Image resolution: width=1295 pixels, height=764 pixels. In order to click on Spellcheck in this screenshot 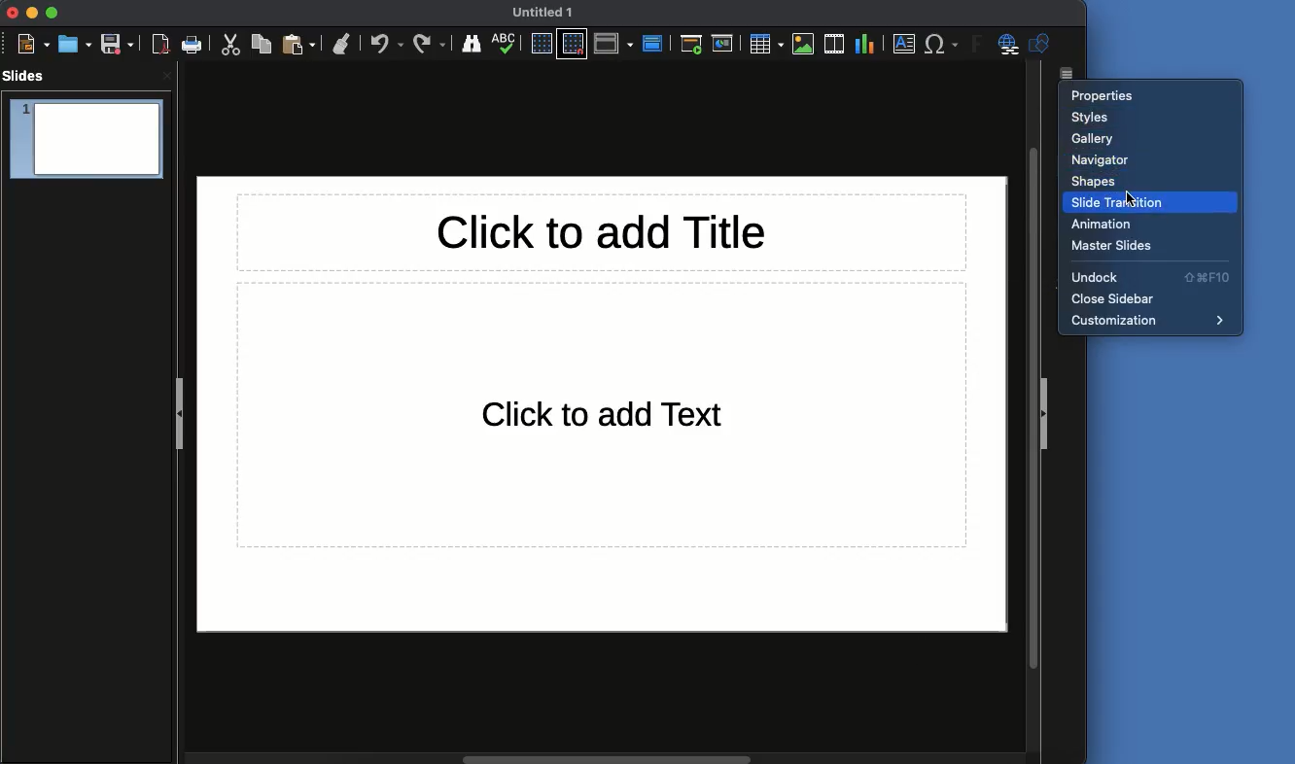, I will do `click(506, 43)`.